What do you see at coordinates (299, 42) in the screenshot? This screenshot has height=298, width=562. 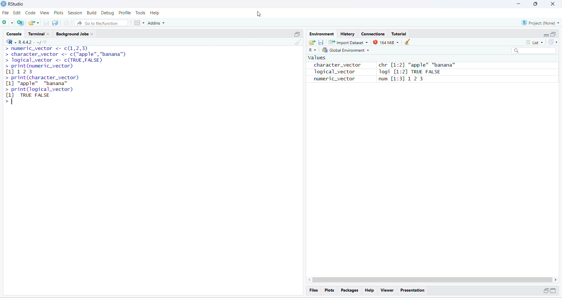 I see `clear console` at bounding box center [299, 42].